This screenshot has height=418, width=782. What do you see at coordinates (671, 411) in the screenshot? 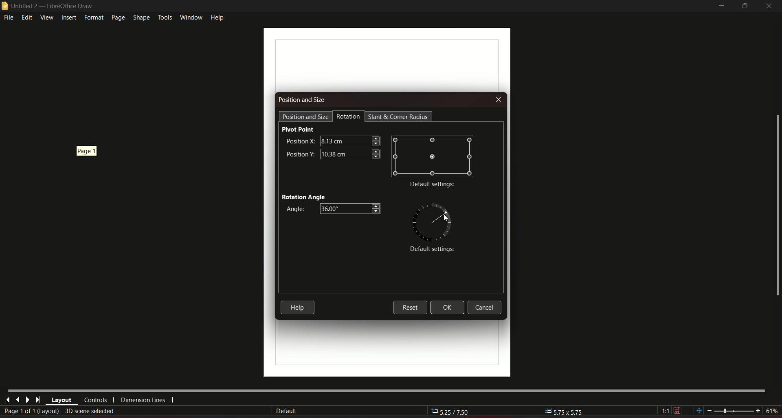
I see `1:1` at bounding box center [671, 411].